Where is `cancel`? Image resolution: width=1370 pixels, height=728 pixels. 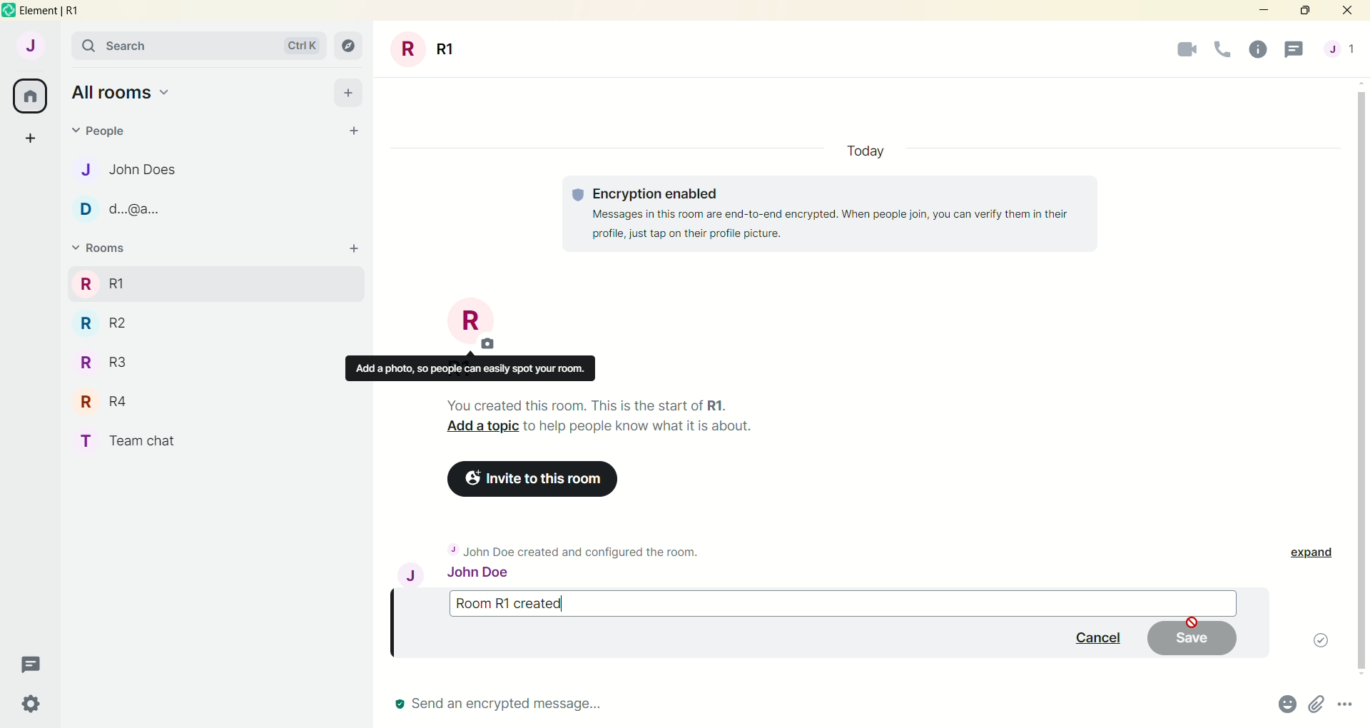
cancel is located at coordinates (1095, 635).